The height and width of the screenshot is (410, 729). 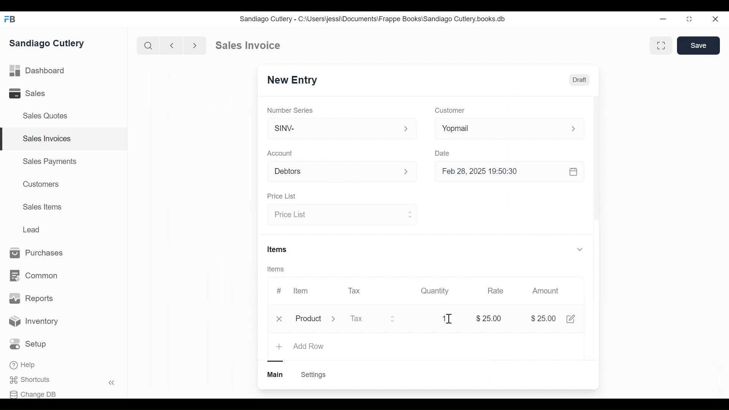 What do you see at coordinates (31, 298) in the screenshot?
I see `Reports` at bounding box center [31, 298].